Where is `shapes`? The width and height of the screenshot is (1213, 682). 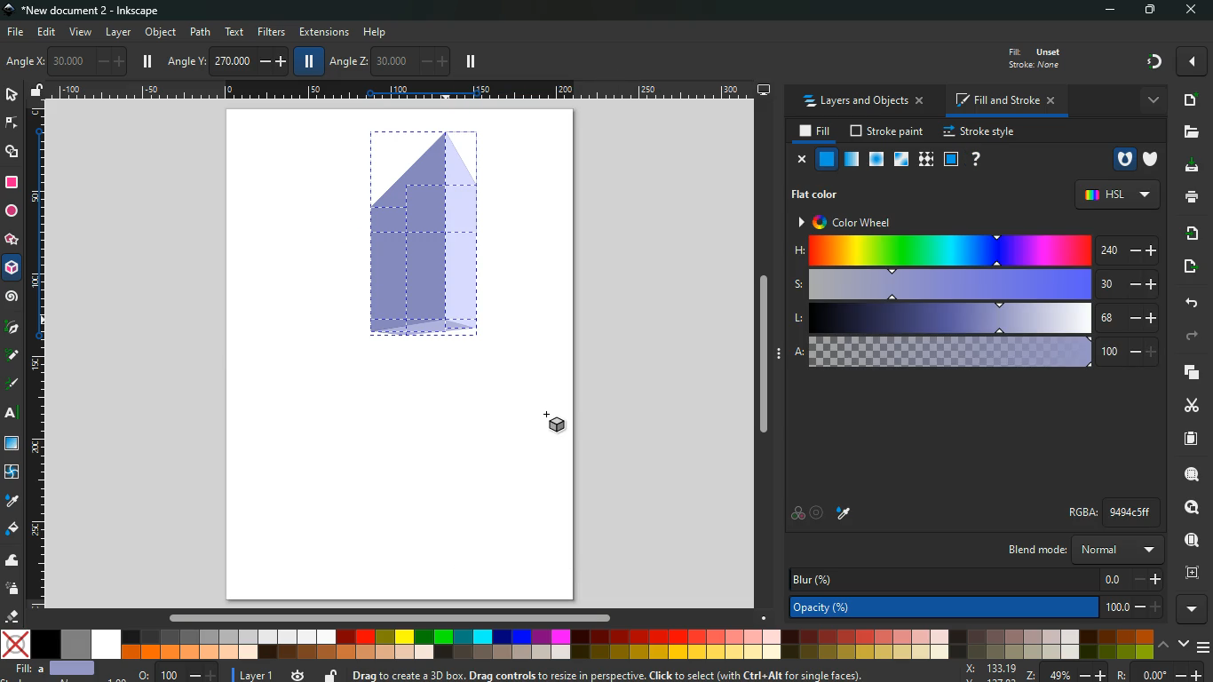
shapes is located at coordinates (12, 152).